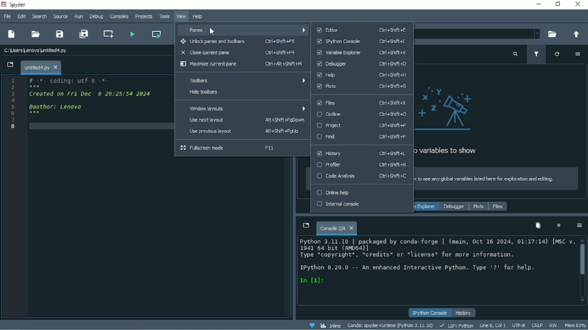 The image size is (588, 330). Describe the element at coordinates (86, 34) in the screenshot. I see `Save all files` at that location.